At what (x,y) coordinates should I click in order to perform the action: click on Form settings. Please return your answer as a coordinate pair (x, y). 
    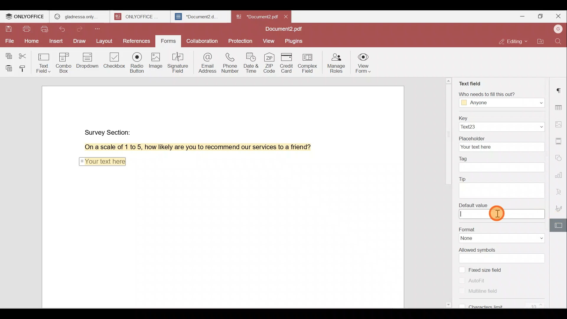
    Looking at the image, I should click on (557, 225).